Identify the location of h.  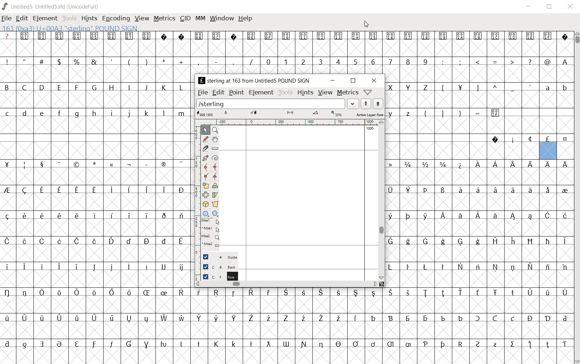
(95, 113).